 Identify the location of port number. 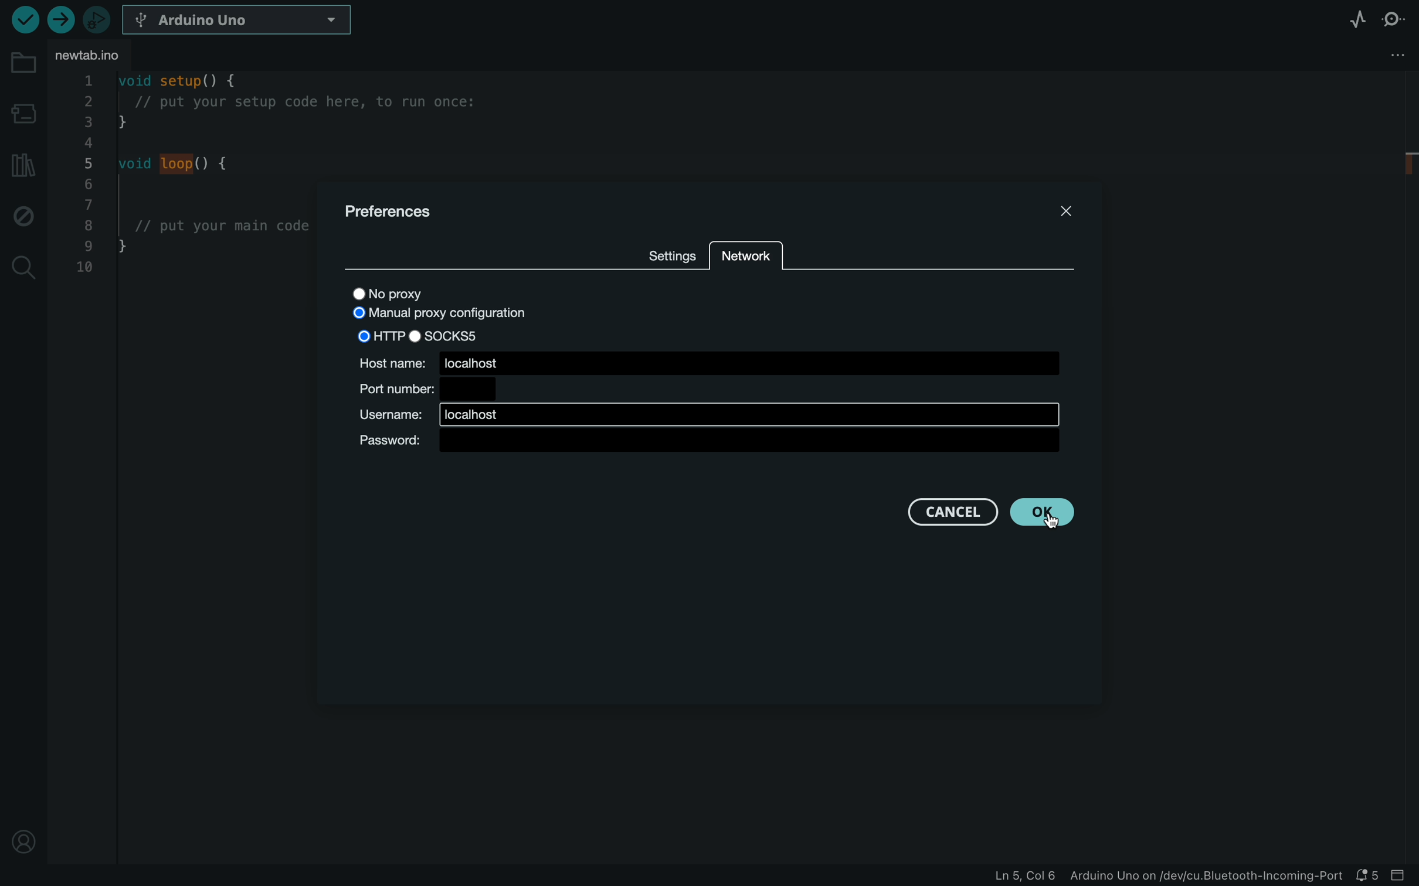
(427, 389).